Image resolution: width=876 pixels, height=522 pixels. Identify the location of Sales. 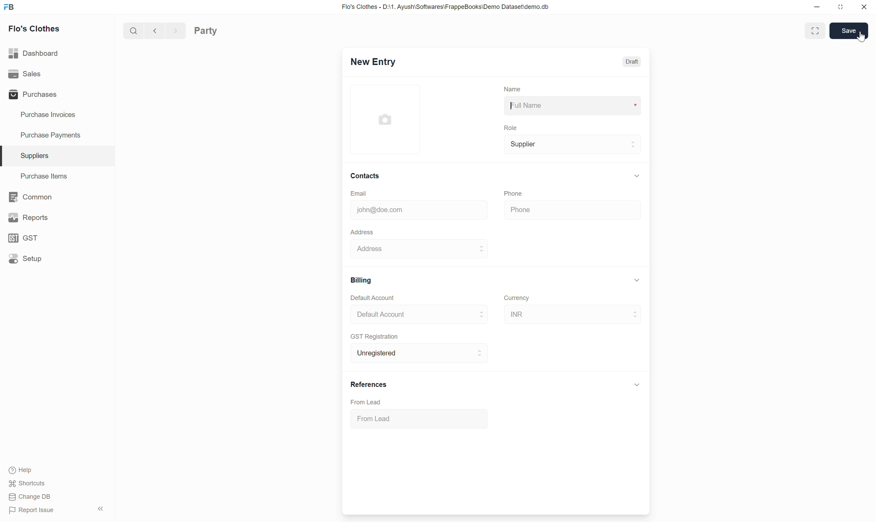
(57, 74).